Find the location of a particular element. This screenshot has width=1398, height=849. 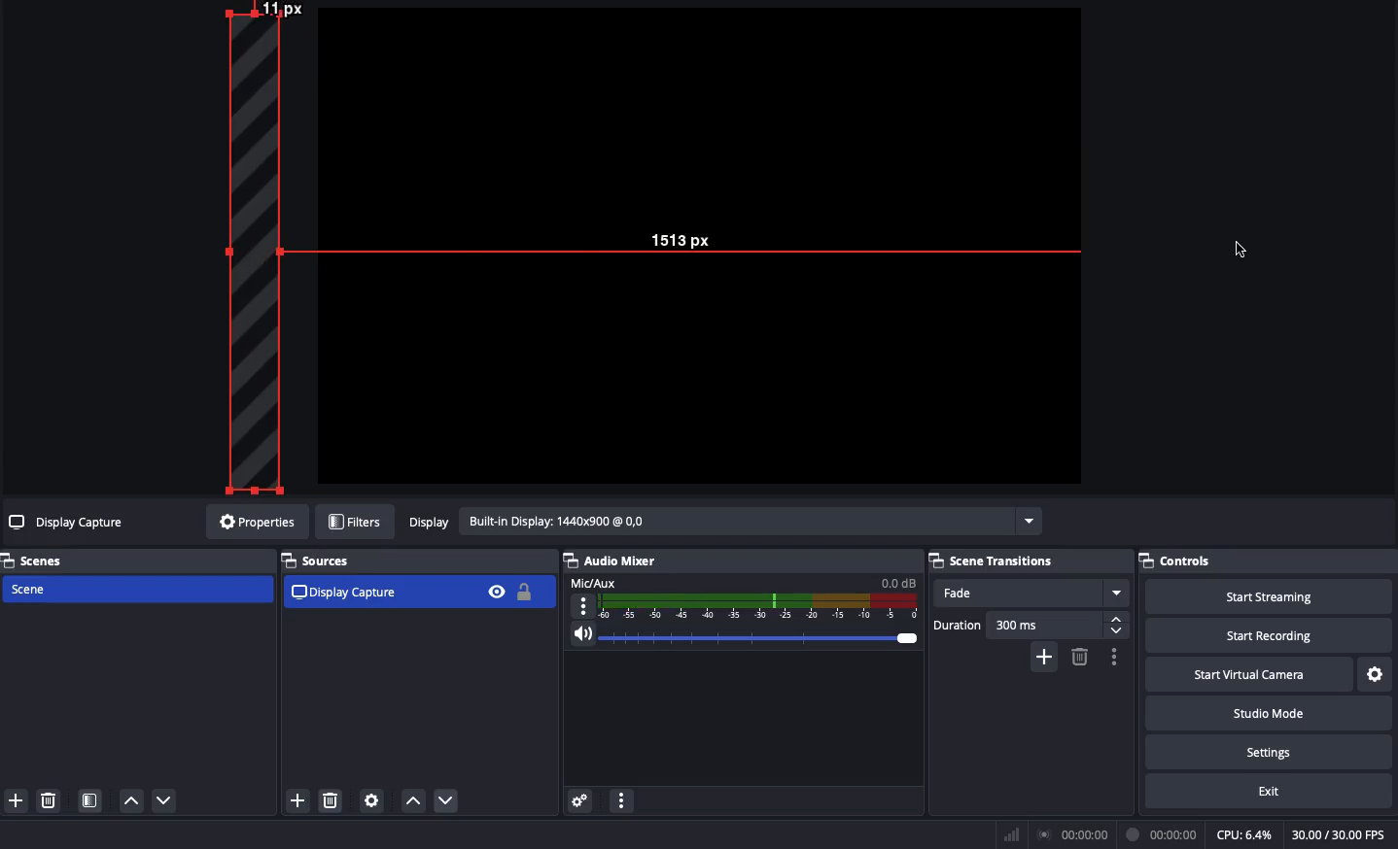

Mic/Aux is located at coordinates (741, 596).